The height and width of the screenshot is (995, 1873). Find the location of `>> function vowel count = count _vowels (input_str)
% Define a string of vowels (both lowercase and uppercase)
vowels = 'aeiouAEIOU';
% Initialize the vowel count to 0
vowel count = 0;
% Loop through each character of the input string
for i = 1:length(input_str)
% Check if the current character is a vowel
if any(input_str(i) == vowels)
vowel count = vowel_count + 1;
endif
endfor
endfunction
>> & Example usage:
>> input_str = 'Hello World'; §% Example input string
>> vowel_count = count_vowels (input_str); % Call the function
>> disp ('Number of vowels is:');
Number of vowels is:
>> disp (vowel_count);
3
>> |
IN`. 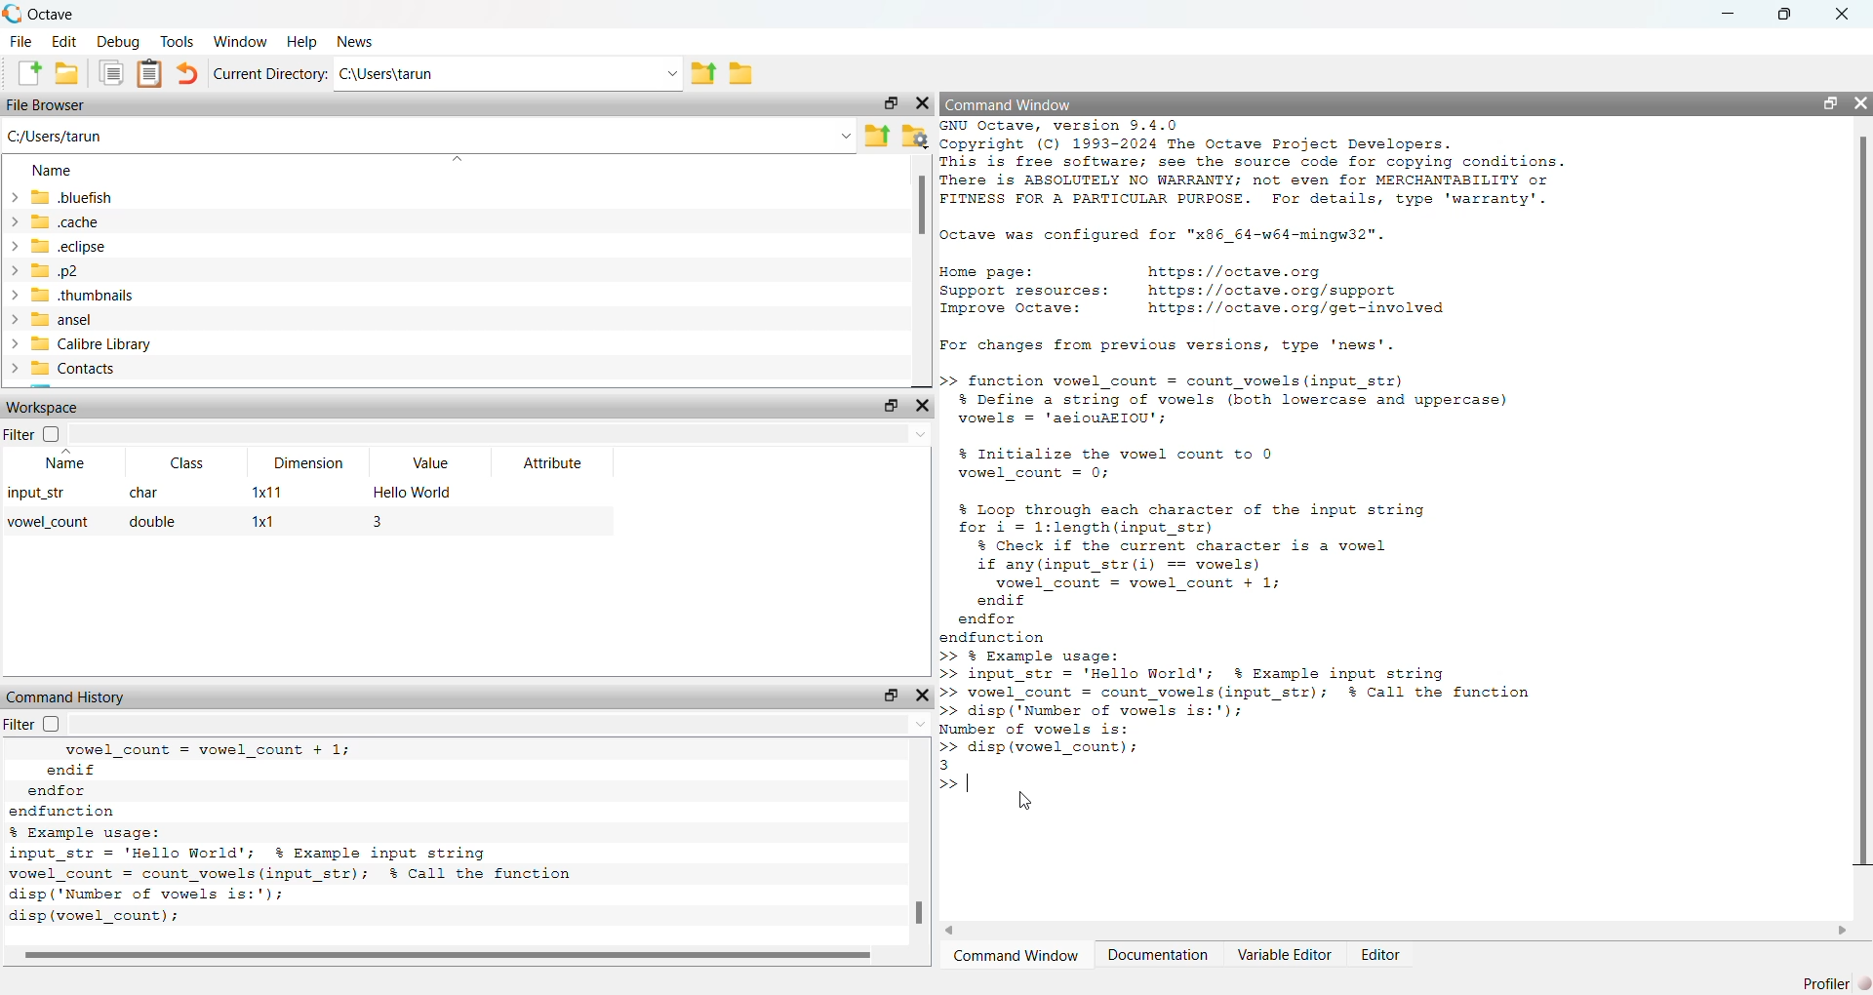

>> function vowel count = count _vowels (input_str)
% Define a string of vowels (both lowercase and uppercase)
vowels = 'aeiouAEIOU';
% Initialize the vowel count to 0
vowel count = 0;
% Loop through each character of the input string
for i = 1:length(input_str)
% Check if the current character is a vowel
if any(input_str(i) == vowels)
vowel count = vowel_count + 1;
endif
endfor
endfunction
>> & Example usage:
>> input_str = 'Hello World'; §% Example input string
>> vowel_count = count_vowels (input_str); % Call the function
>> disp ('Number of vowels is:');
Number of vowels is:
>> disp (vowel_count);
3
>> |
IN is located at coordinates (1264, 586).